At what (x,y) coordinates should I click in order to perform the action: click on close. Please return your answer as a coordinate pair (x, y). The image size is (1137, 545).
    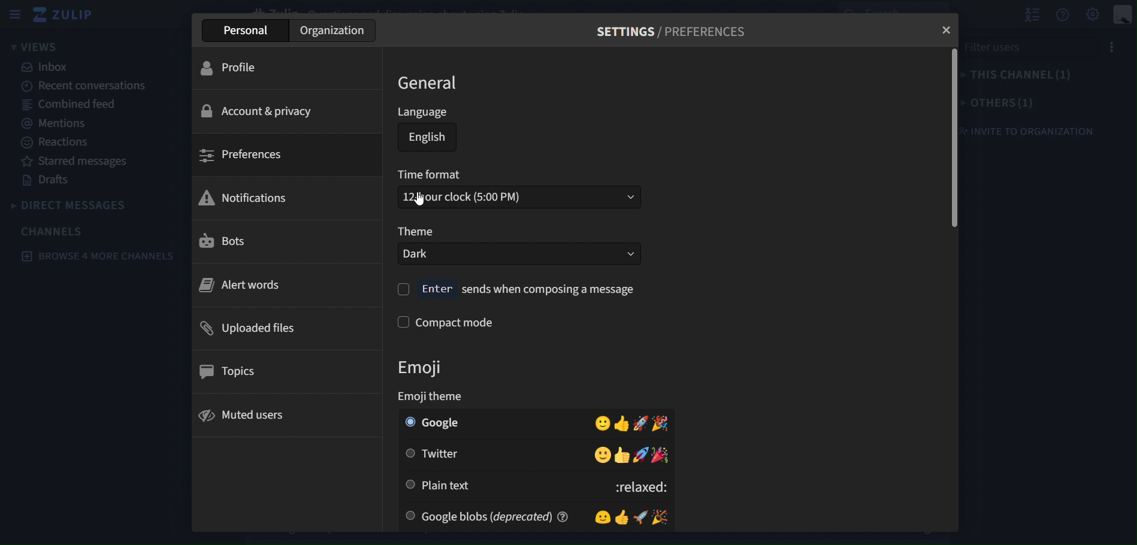
    Looking at the image, I should click on (947, 29).